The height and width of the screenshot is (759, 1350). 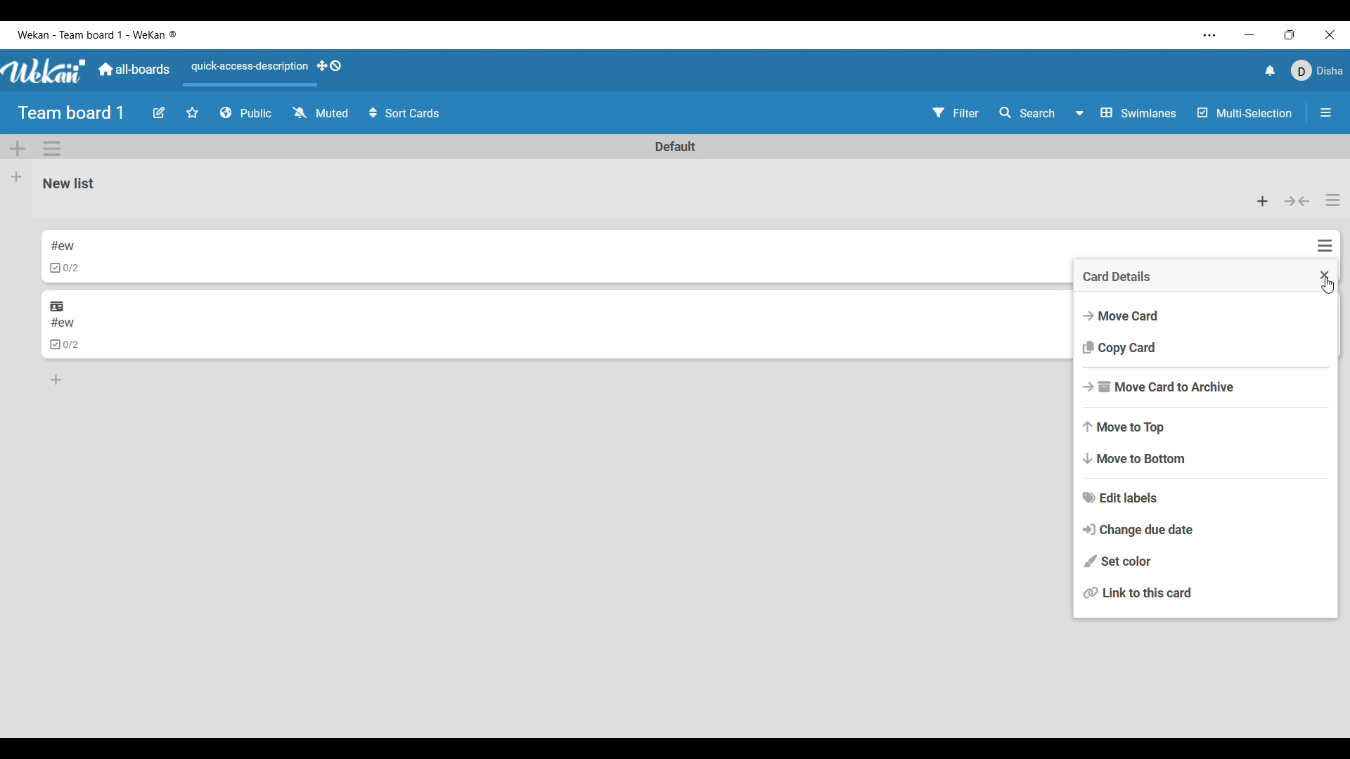 What do you see at coordinates (1207, 316) in the screenshot?
I see `Move card` at bounding box center [1207, 316].